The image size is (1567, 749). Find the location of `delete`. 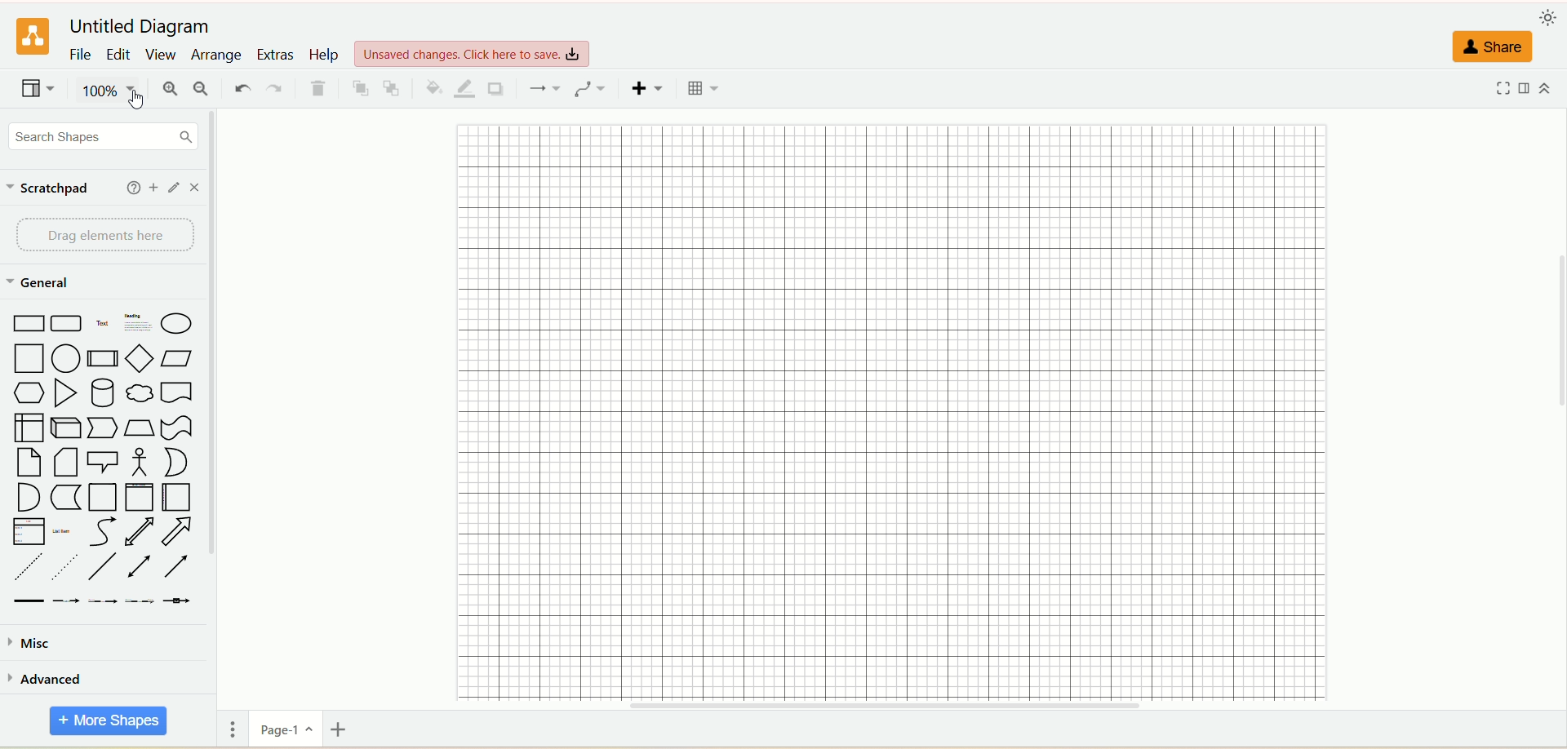

delete is located at coordinates (319, 90).